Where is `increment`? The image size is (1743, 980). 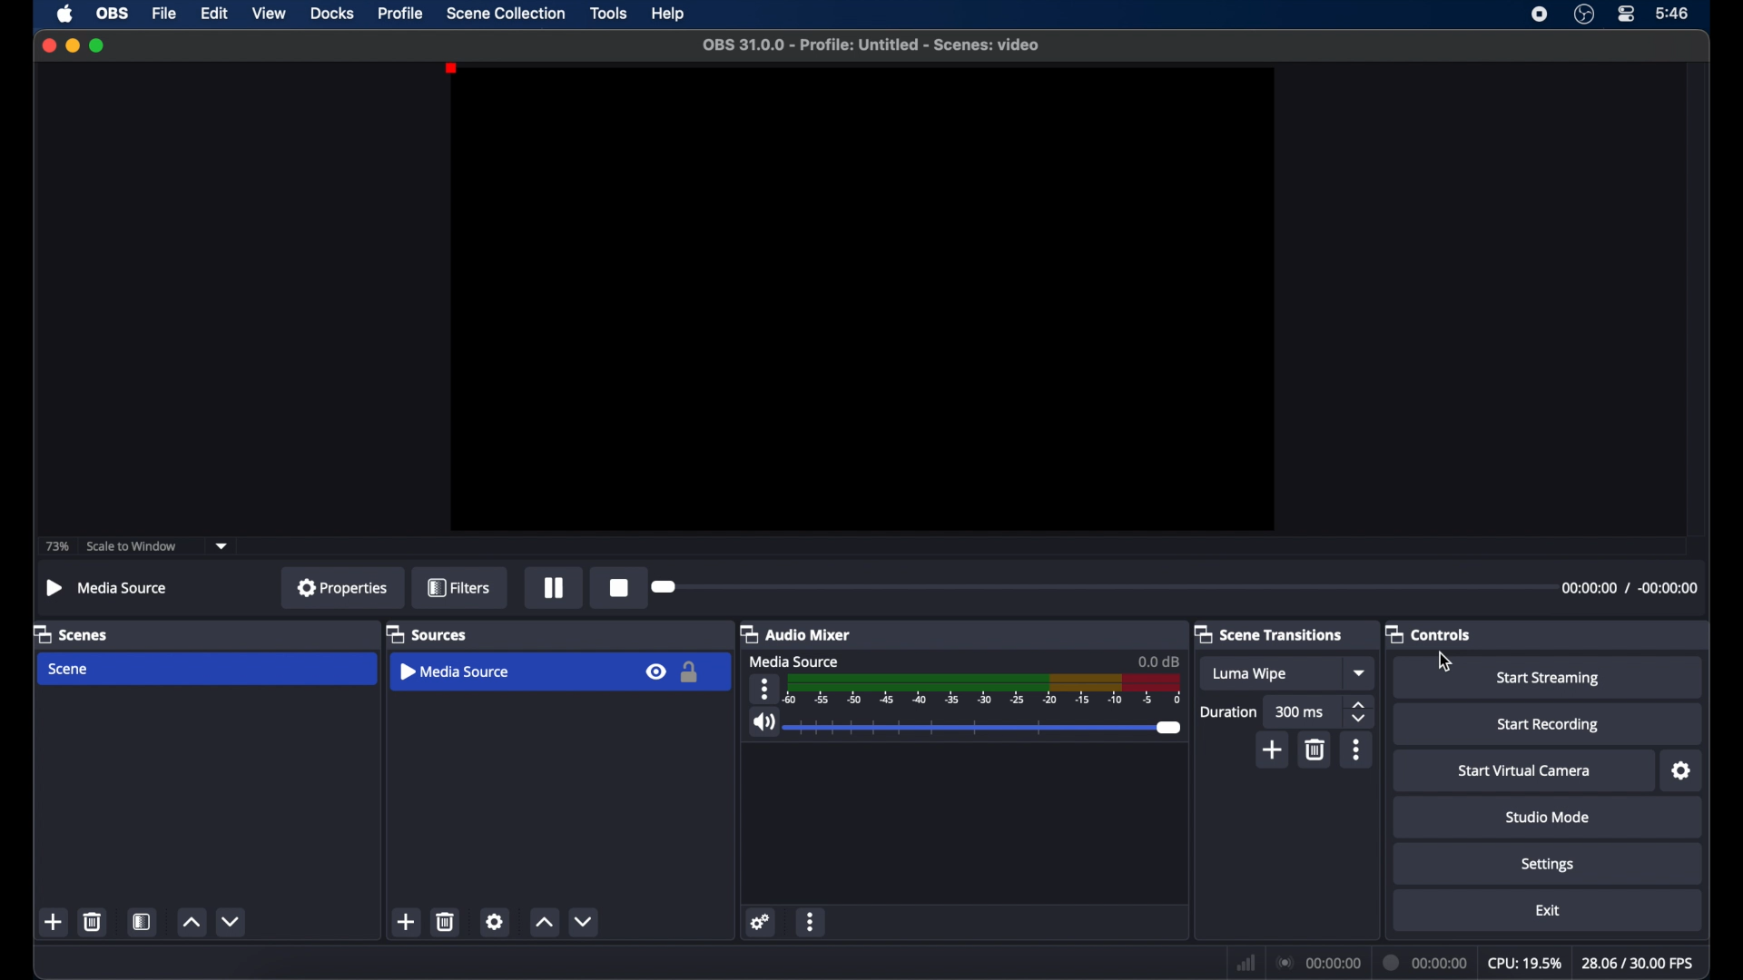 increment is located at coordinates (191, 923).